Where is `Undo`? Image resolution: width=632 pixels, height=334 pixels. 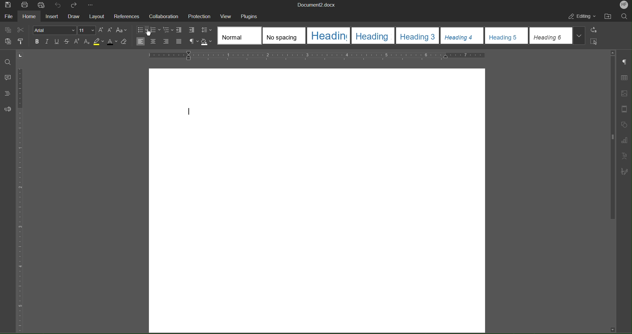
Undo is located at coordinates (59, 6).